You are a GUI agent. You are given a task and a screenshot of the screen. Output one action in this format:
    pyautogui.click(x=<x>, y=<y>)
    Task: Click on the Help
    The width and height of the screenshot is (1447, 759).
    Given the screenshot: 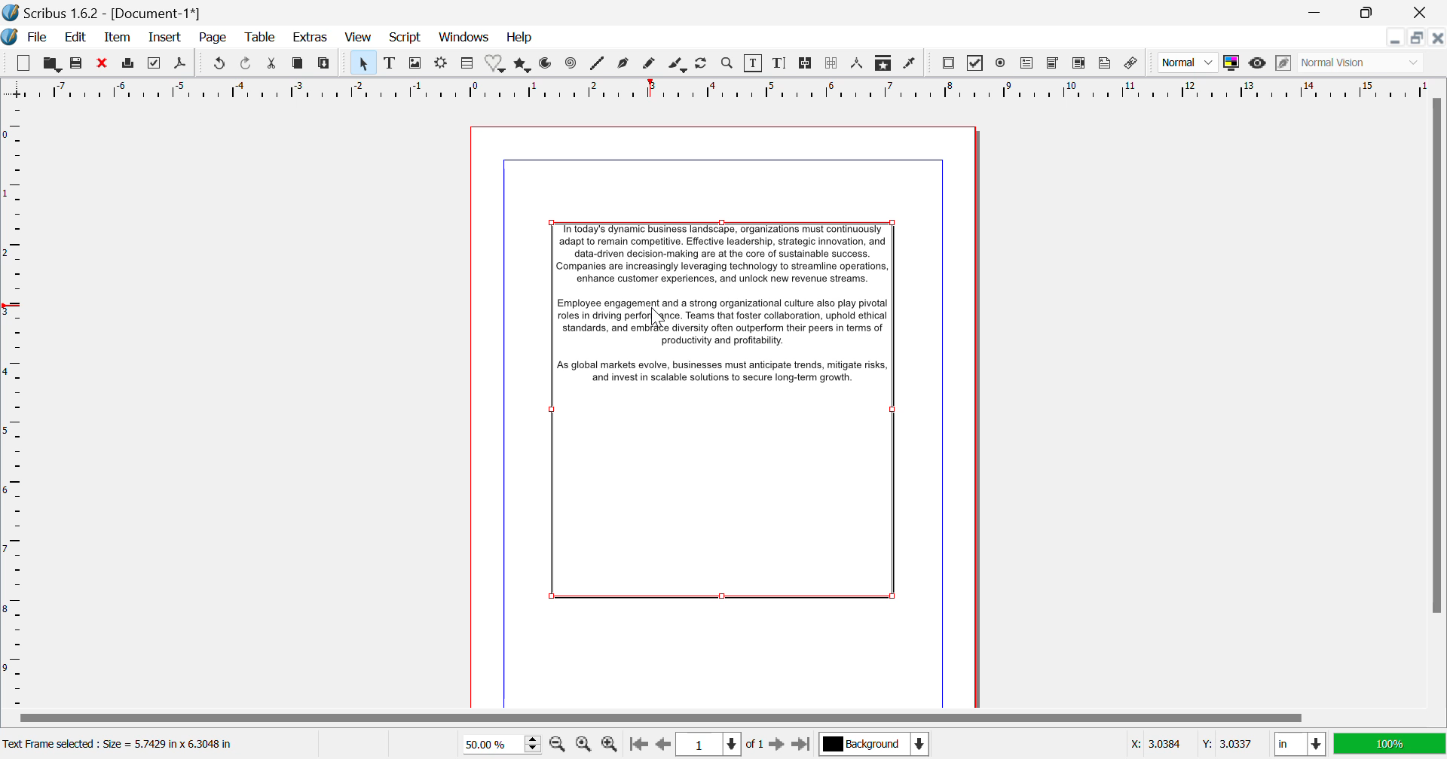 What is the action you would take?
    pyautogui.click(x=520, y=38)
    